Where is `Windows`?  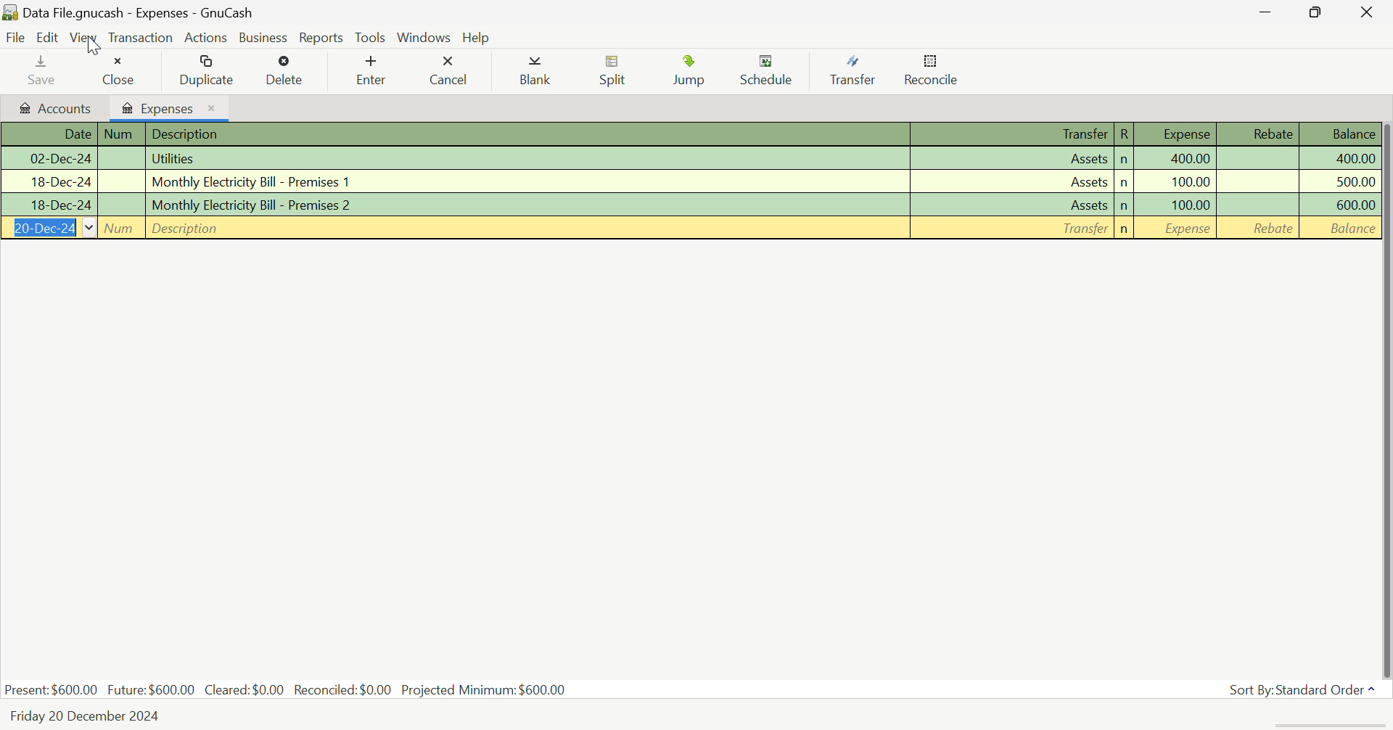
Windows is located at coordinates (425, 36).